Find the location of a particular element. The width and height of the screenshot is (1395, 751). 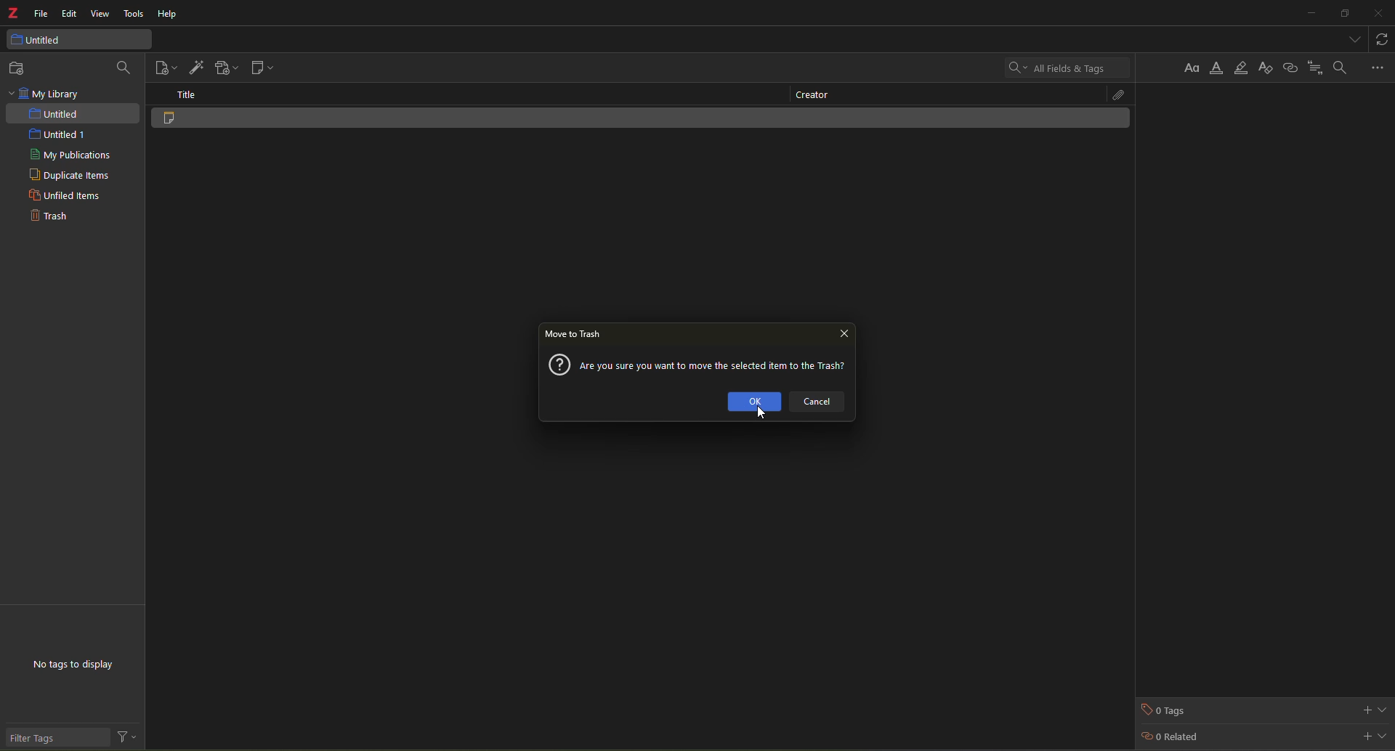

untited is located at coordinates (54, 114).